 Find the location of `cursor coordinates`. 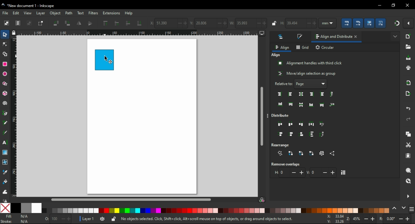

cursor coordinates is located at coordinates (334, 218).